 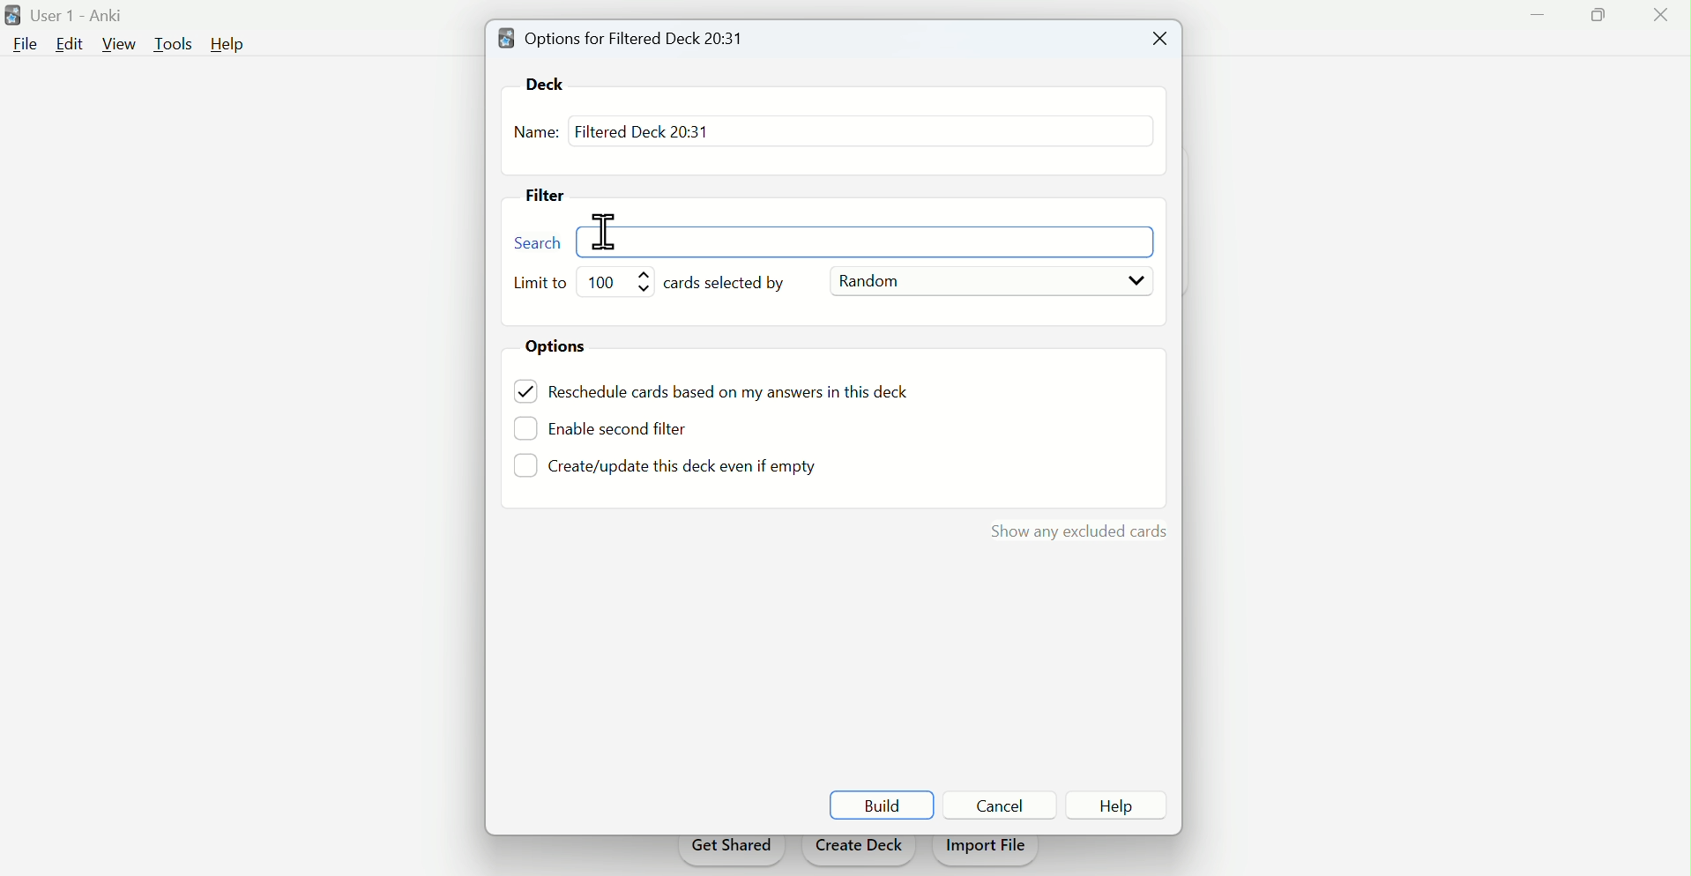 What do you see at coordinates (630, 427) in the screenshot?
I see ` Enable second Filter` at bounding box center [630, 427].